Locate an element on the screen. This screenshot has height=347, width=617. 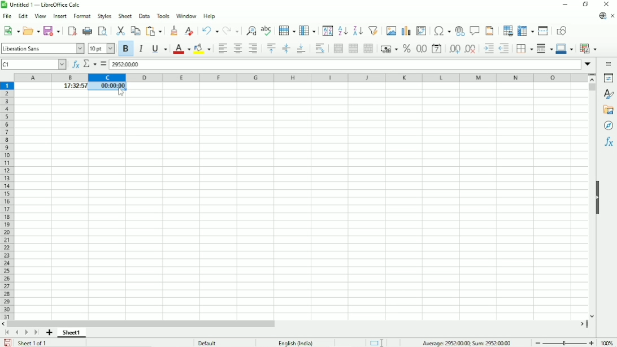
Format as date is located at coordinates (436, 49).